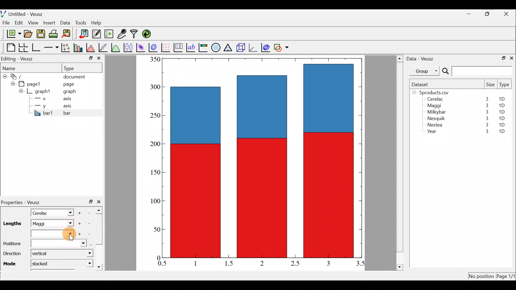  I want to click on bar chart inserted, so click(263, 157).